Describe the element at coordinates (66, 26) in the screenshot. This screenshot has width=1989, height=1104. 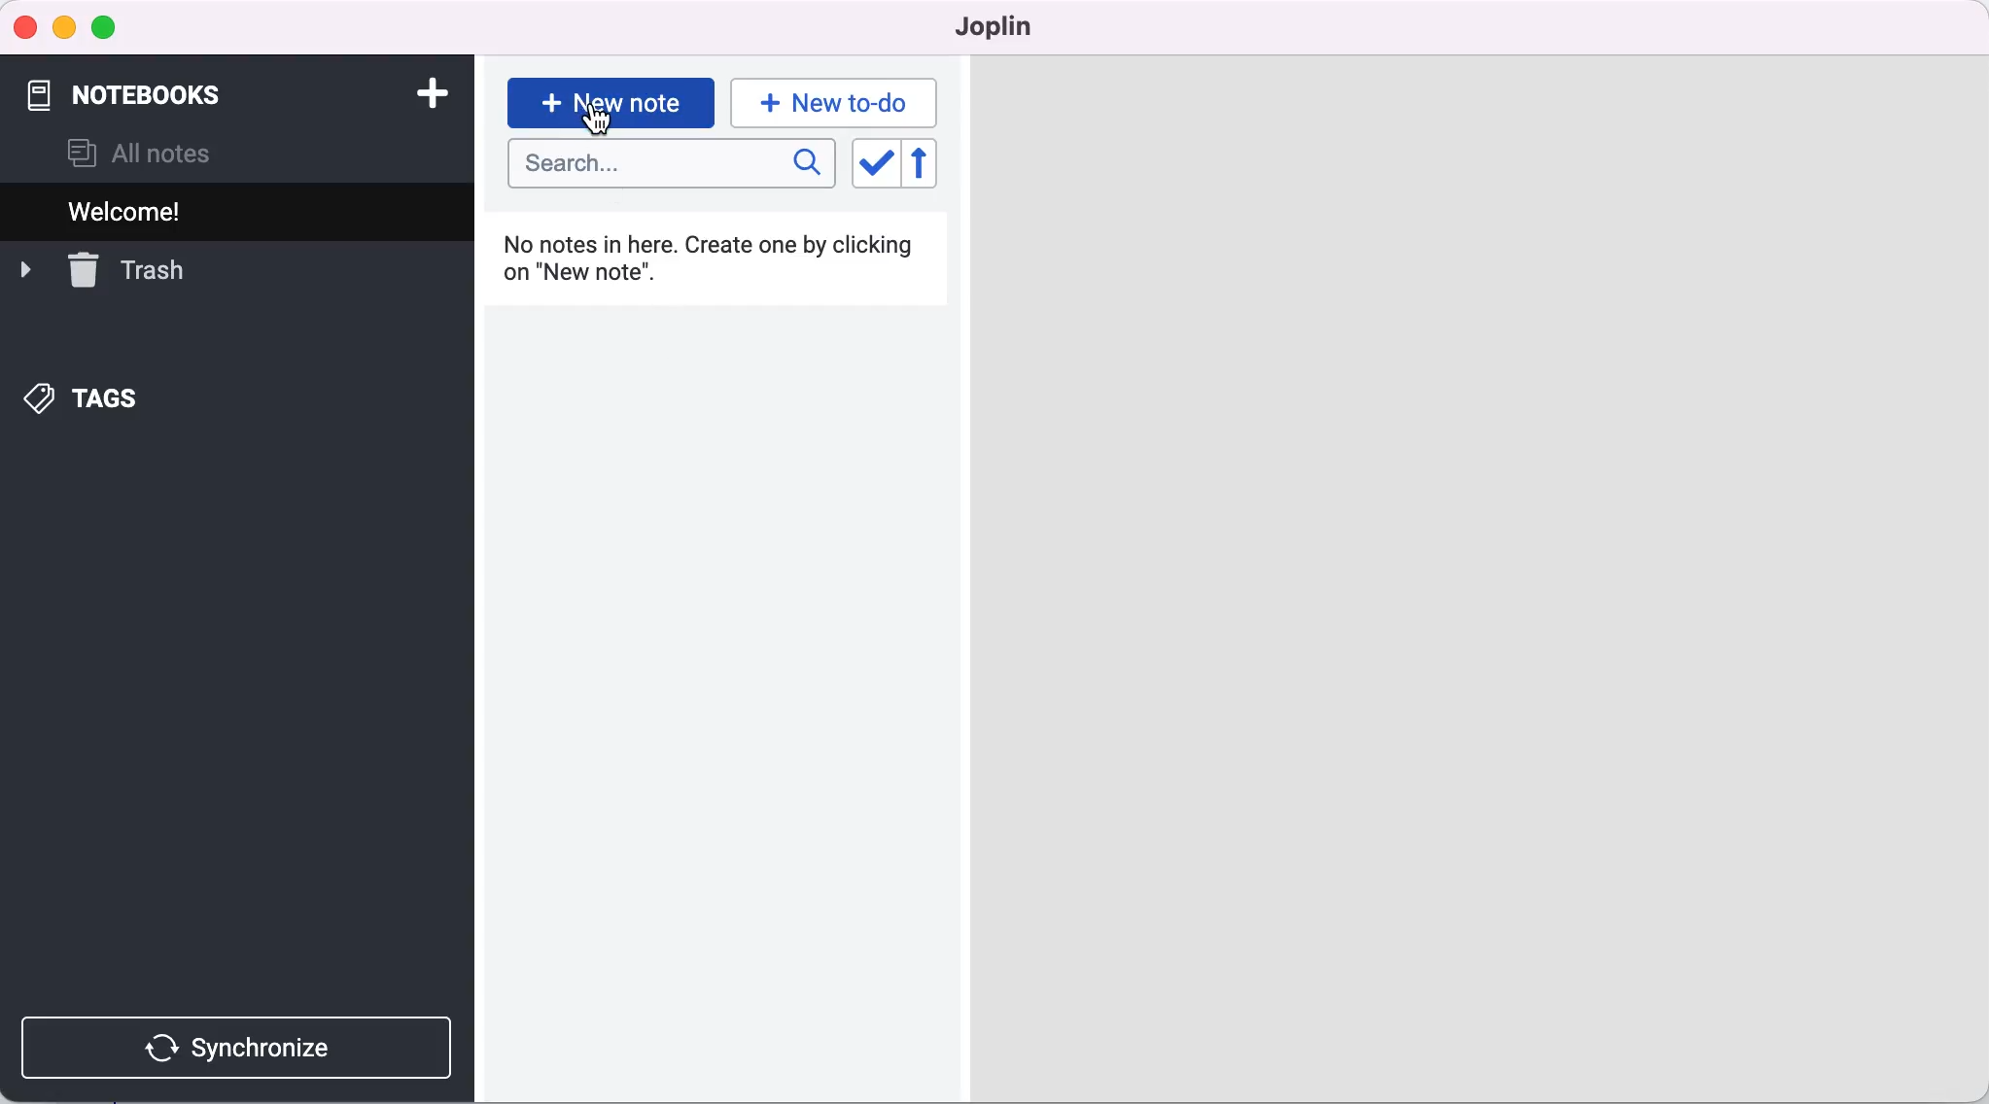
I see `minimize` at that location.